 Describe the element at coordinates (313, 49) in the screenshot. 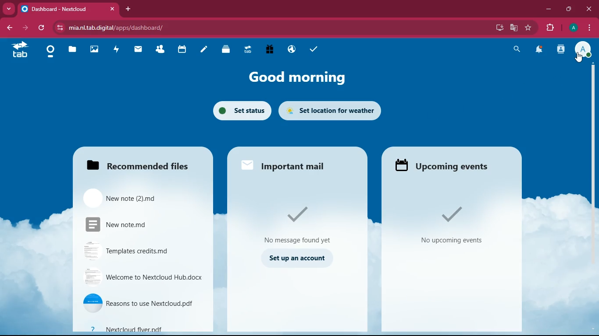

I see `tasks` at that location.